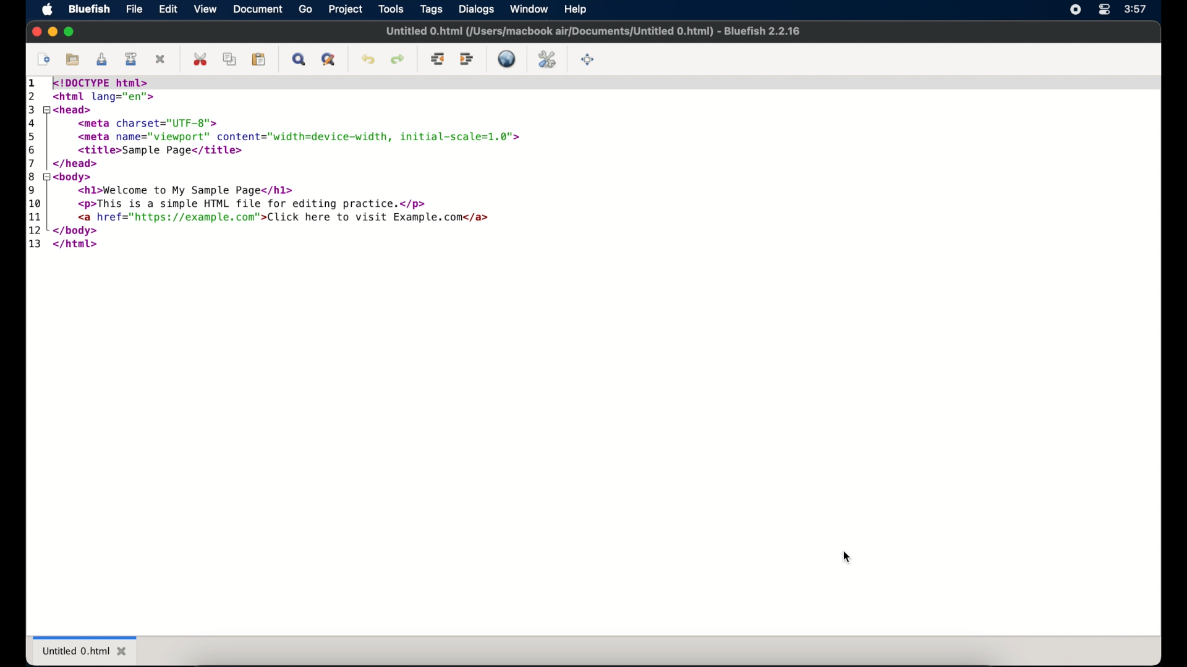 This screenshot has height=667, width=1187. Describe the element at coordinates (368, 60) in the screenshot. I see `undo ` at that location.